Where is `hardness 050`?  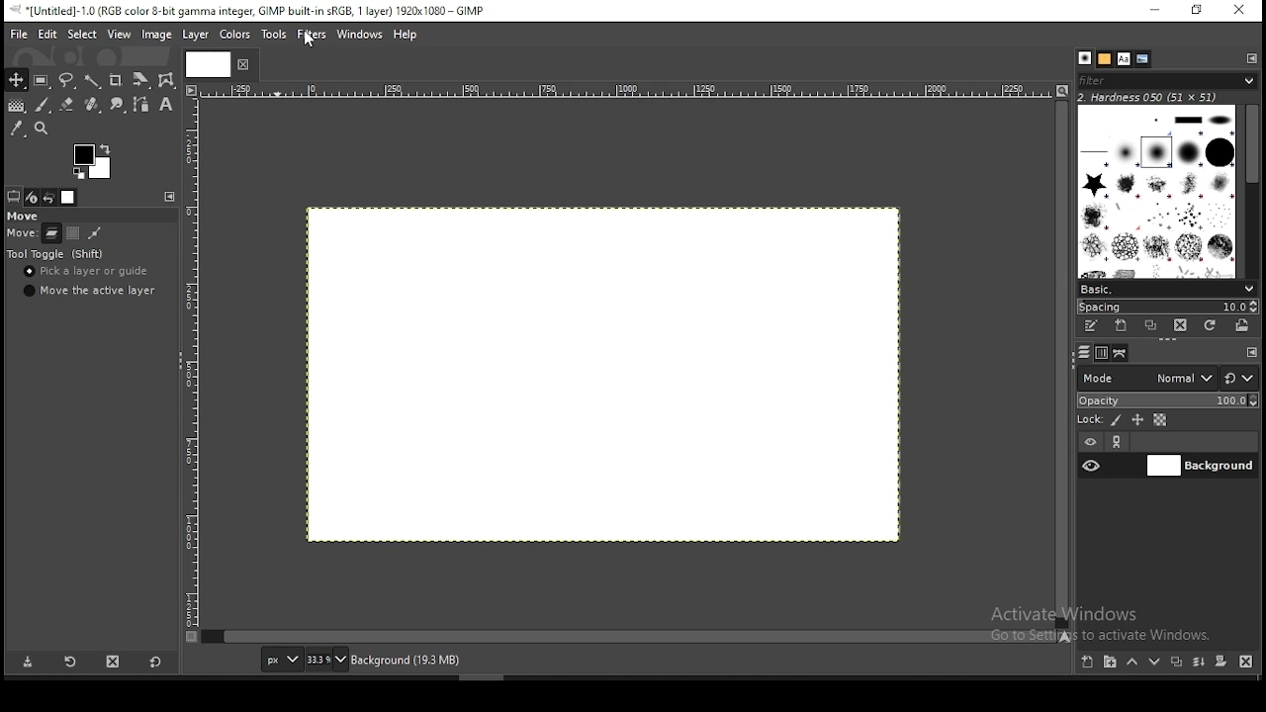
hardness 050 is located at coordinates (1149, 98).